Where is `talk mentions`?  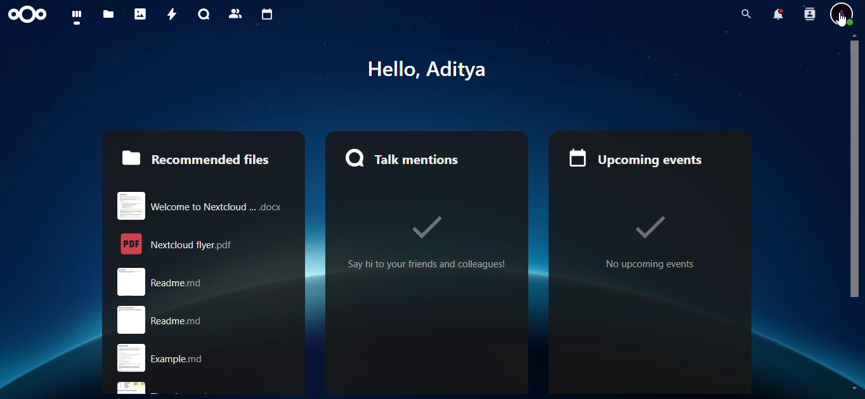 talk mentions is located at coordinates (406, 158).